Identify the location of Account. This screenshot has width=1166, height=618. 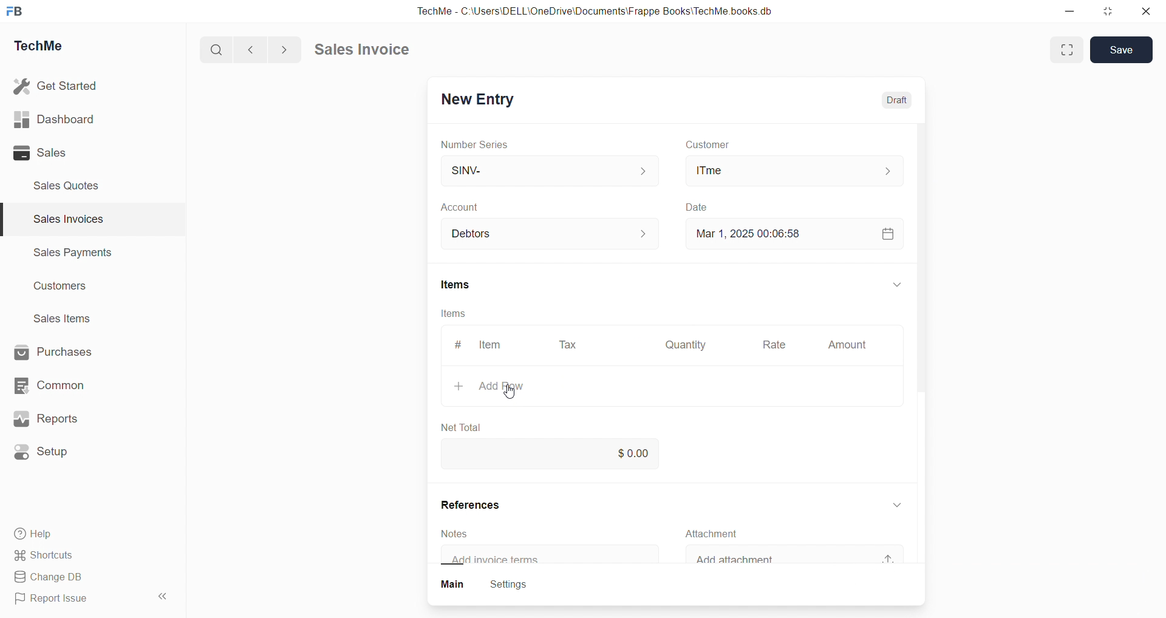
(479, 234).